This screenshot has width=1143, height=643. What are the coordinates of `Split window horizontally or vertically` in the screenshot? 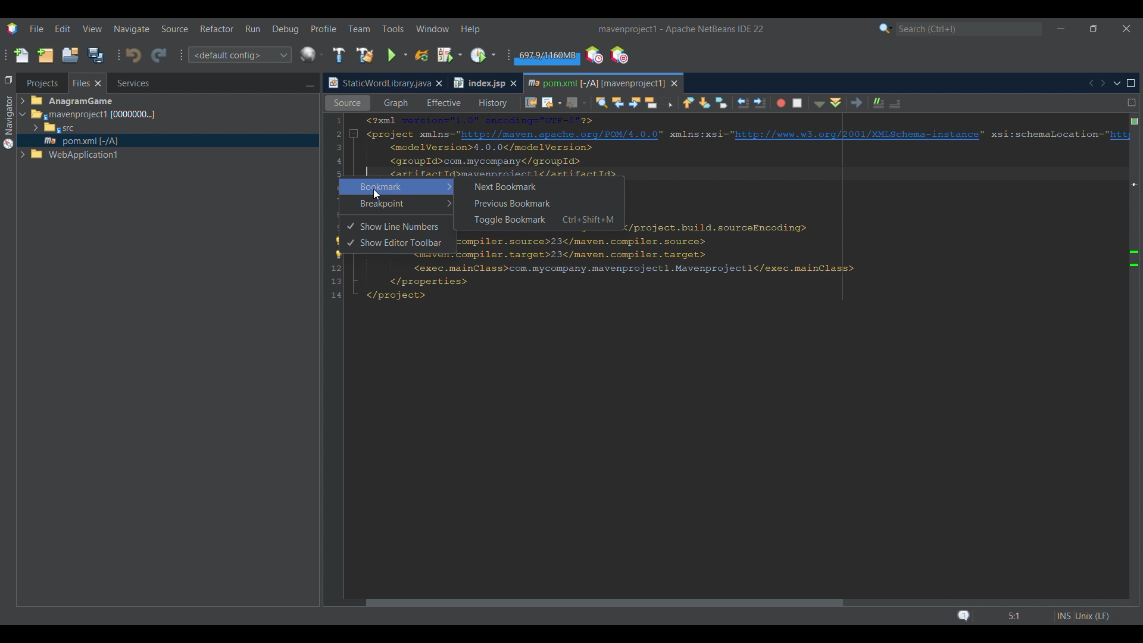 It's located at (1132, 102).